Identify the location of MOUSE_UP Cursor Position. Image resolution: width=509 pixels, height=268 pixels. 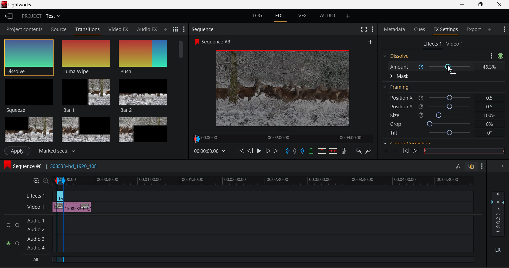
(450, 70).